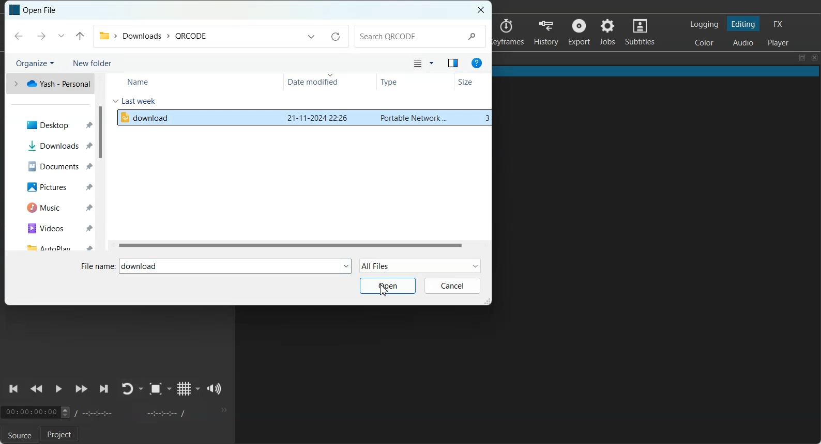  Describe the element at coordinates (432, 64) in the screenshot. I see `More Option` at that location.